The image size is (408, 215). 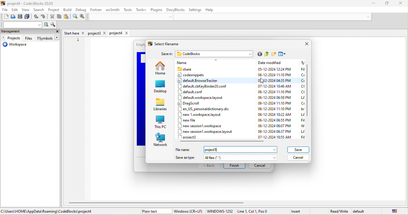 I want to click on tools, so click(x=128, y=10).